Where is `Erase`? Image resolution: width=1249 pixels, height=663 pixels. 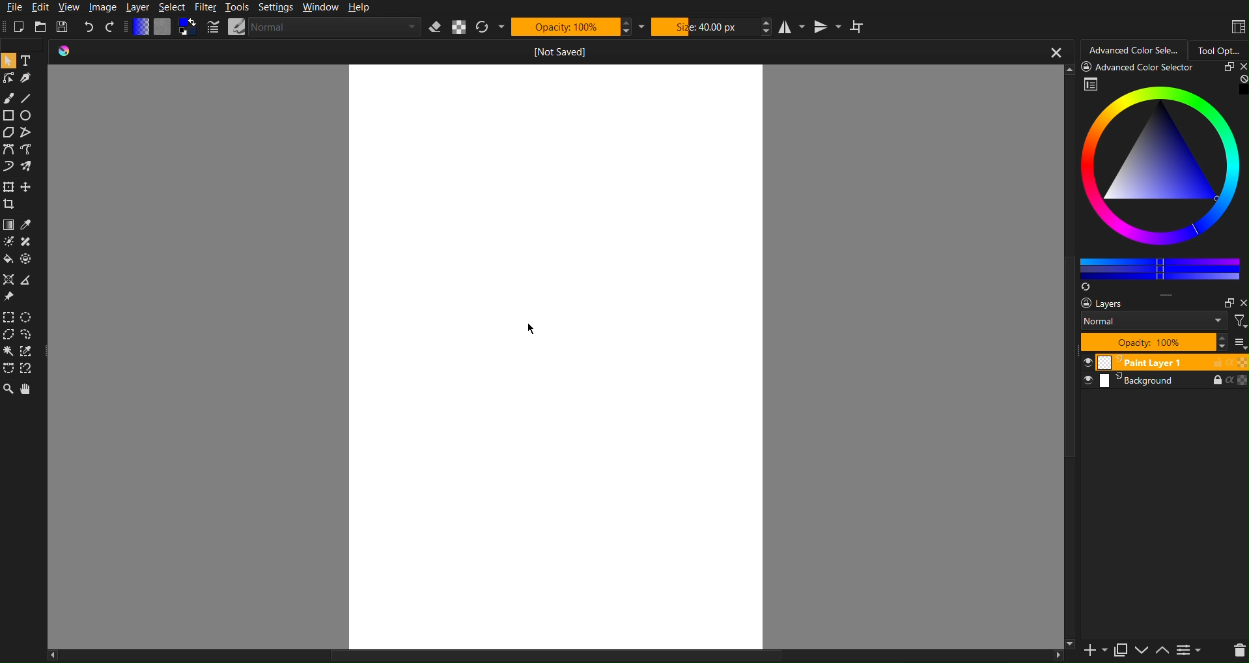
Erase is located at coordinates (436, 27).